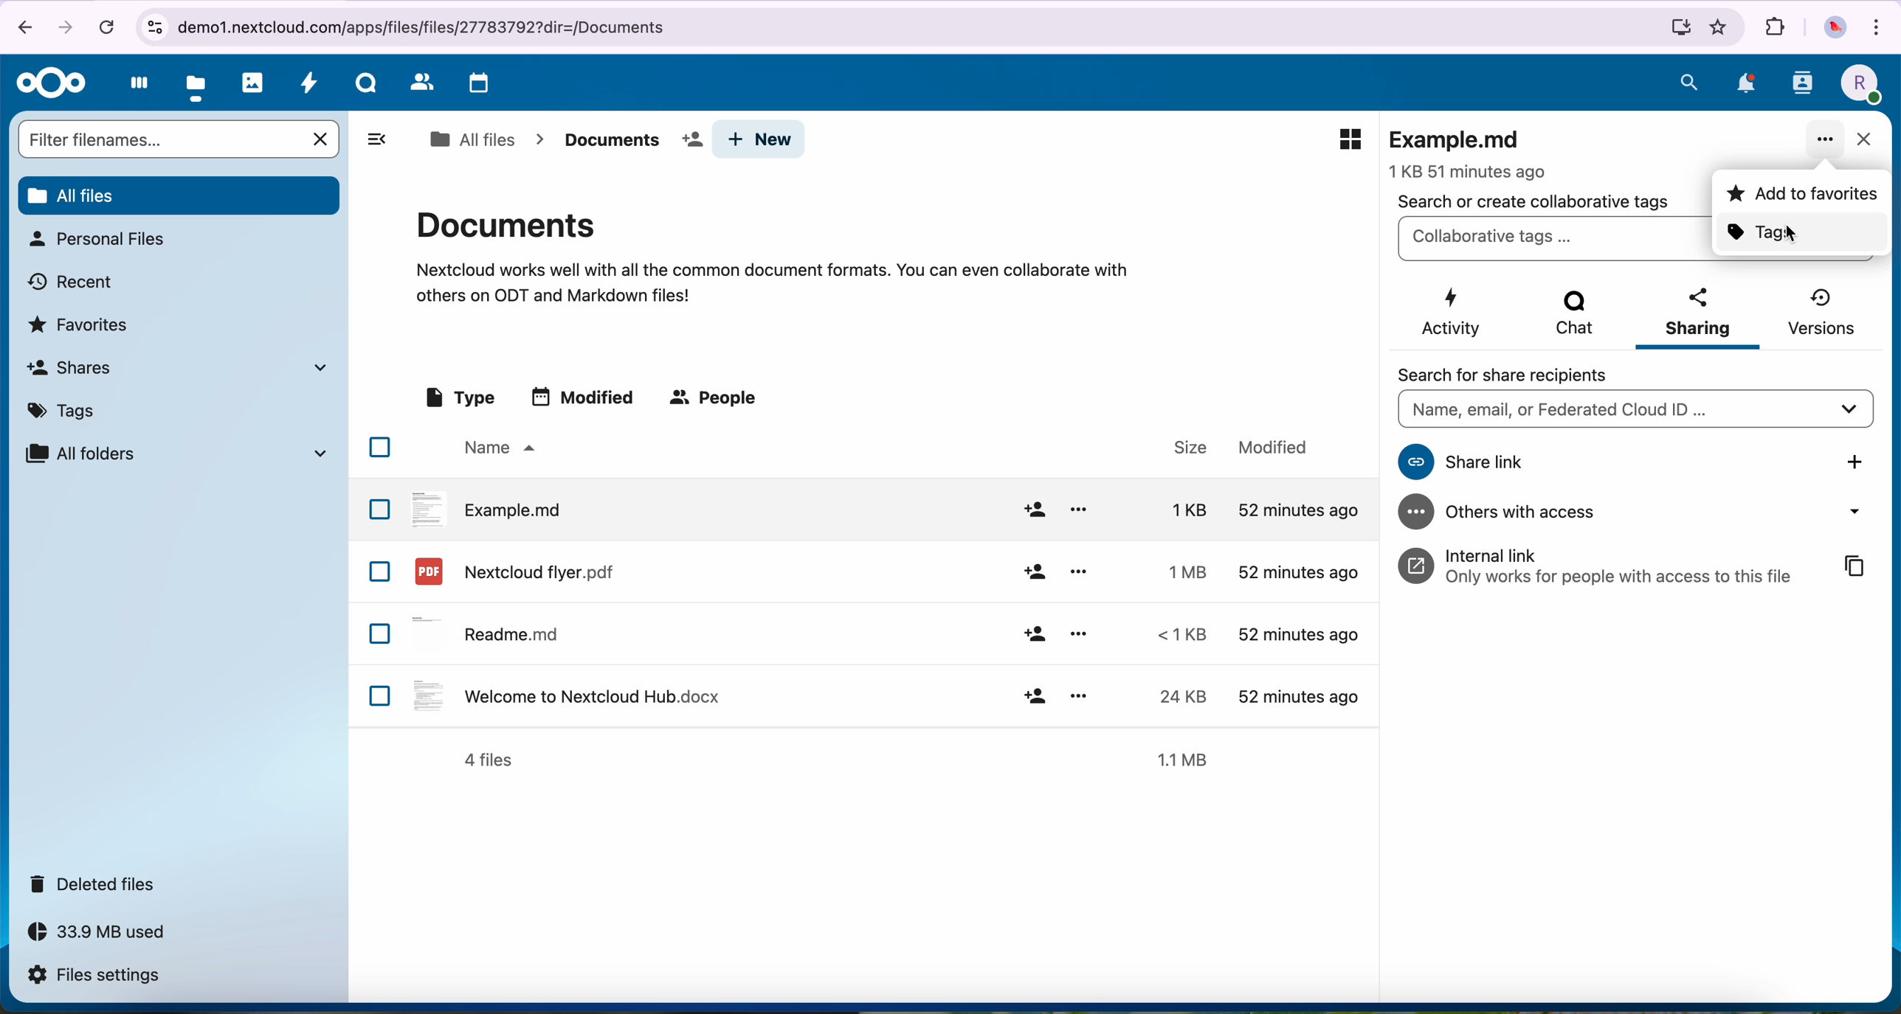 The width and height of the screenshot is (1901, 1014). Describe the element at coordinates (1881, 25) in the screenshot. I see `customize and control Google Chrome` at that location.